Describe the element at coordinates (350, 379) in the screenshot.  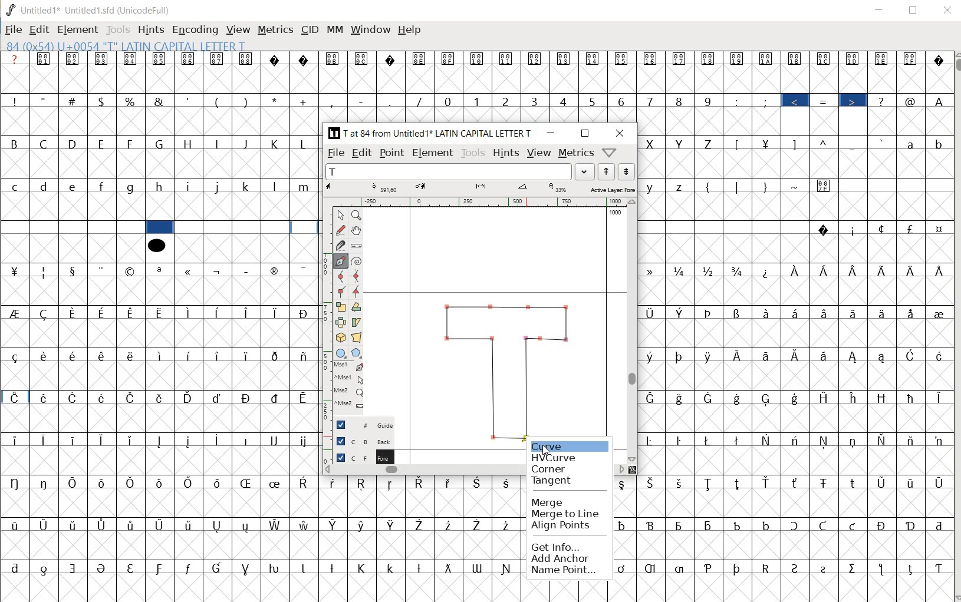
I see `Mouse left button + Ctrl` at that location.